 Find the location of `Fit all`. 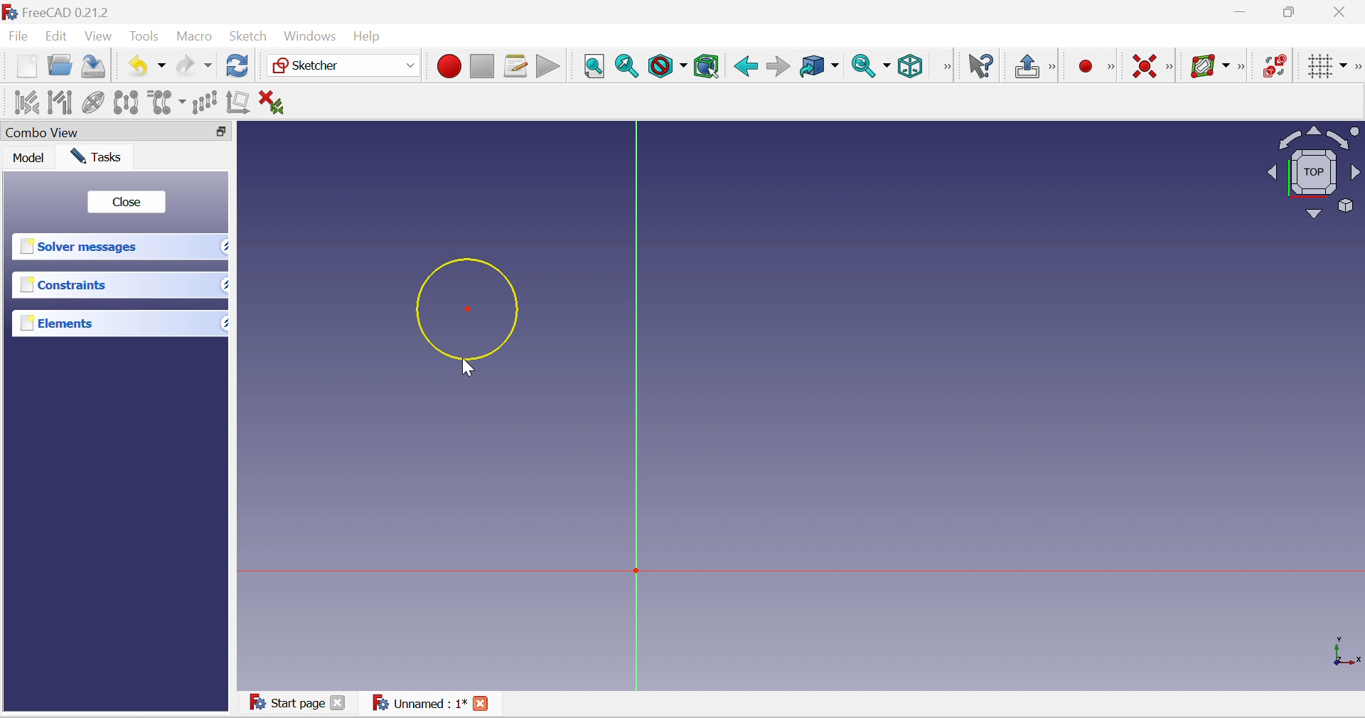

Fit all is located at coordinates (593, 66).